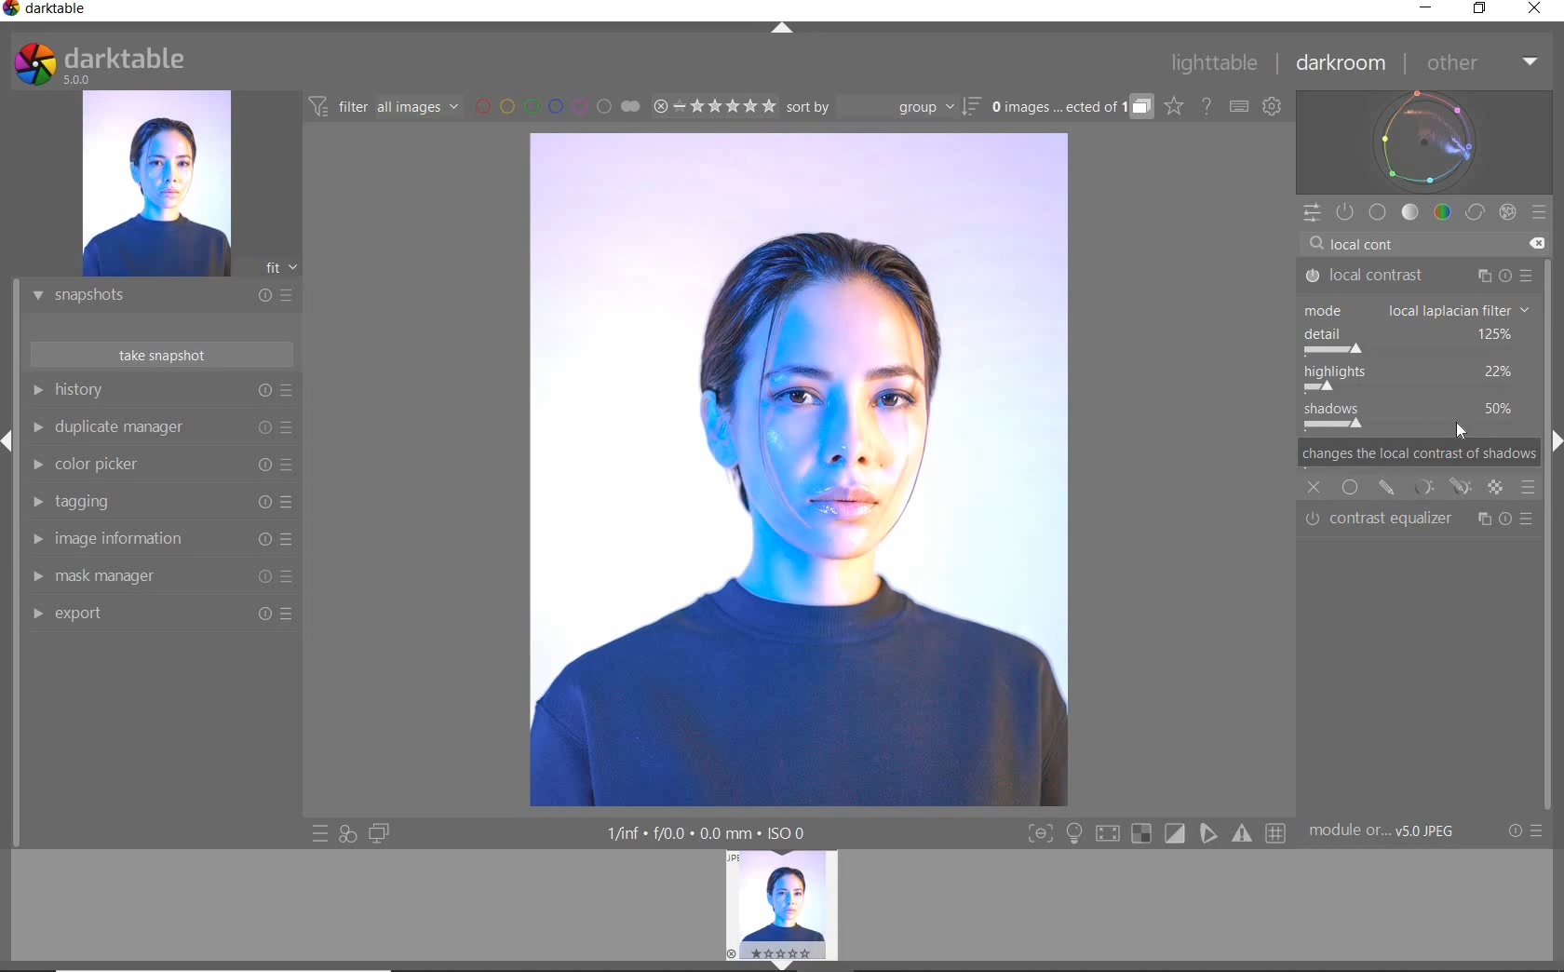  Describe the element at coordinates (1395, 831) in the screenshot. I see `MODULE...v5.0 JPEG` at that location.